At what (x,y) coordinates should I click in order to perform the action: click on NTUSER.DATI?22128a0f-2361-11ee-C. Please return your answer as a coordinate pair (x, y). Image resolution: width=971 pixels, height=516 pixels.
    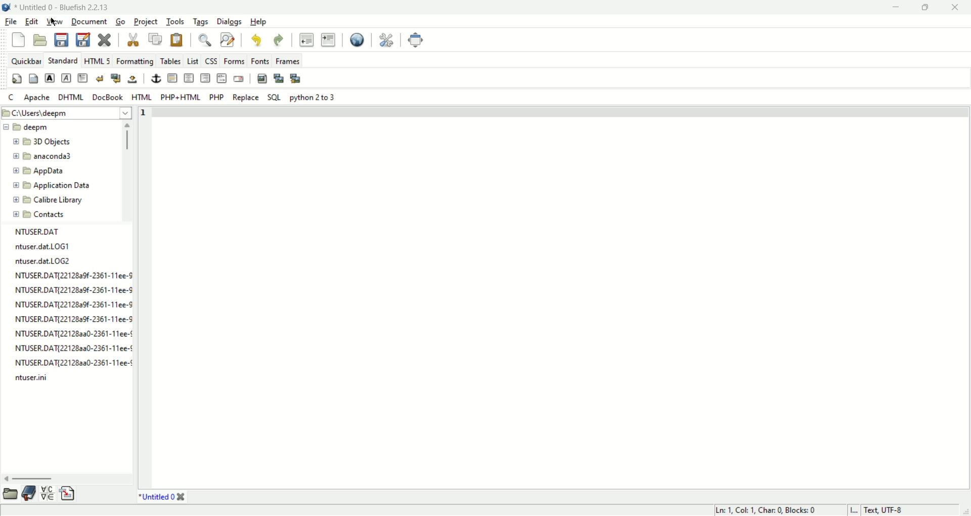
    Looking at the image, I should click on (77, 304).